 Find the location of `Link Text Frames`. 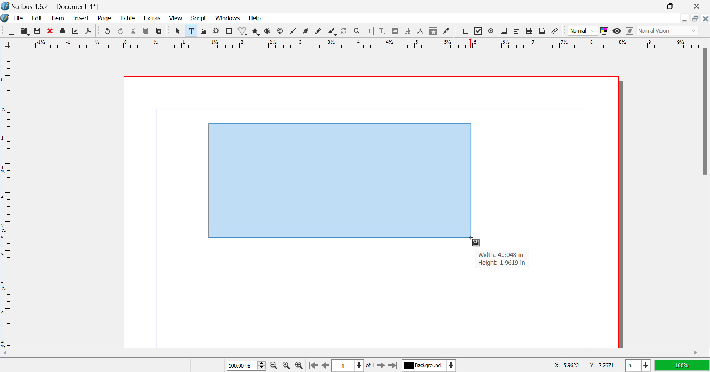

Link Text Frames is located at coordinates (394, 32).